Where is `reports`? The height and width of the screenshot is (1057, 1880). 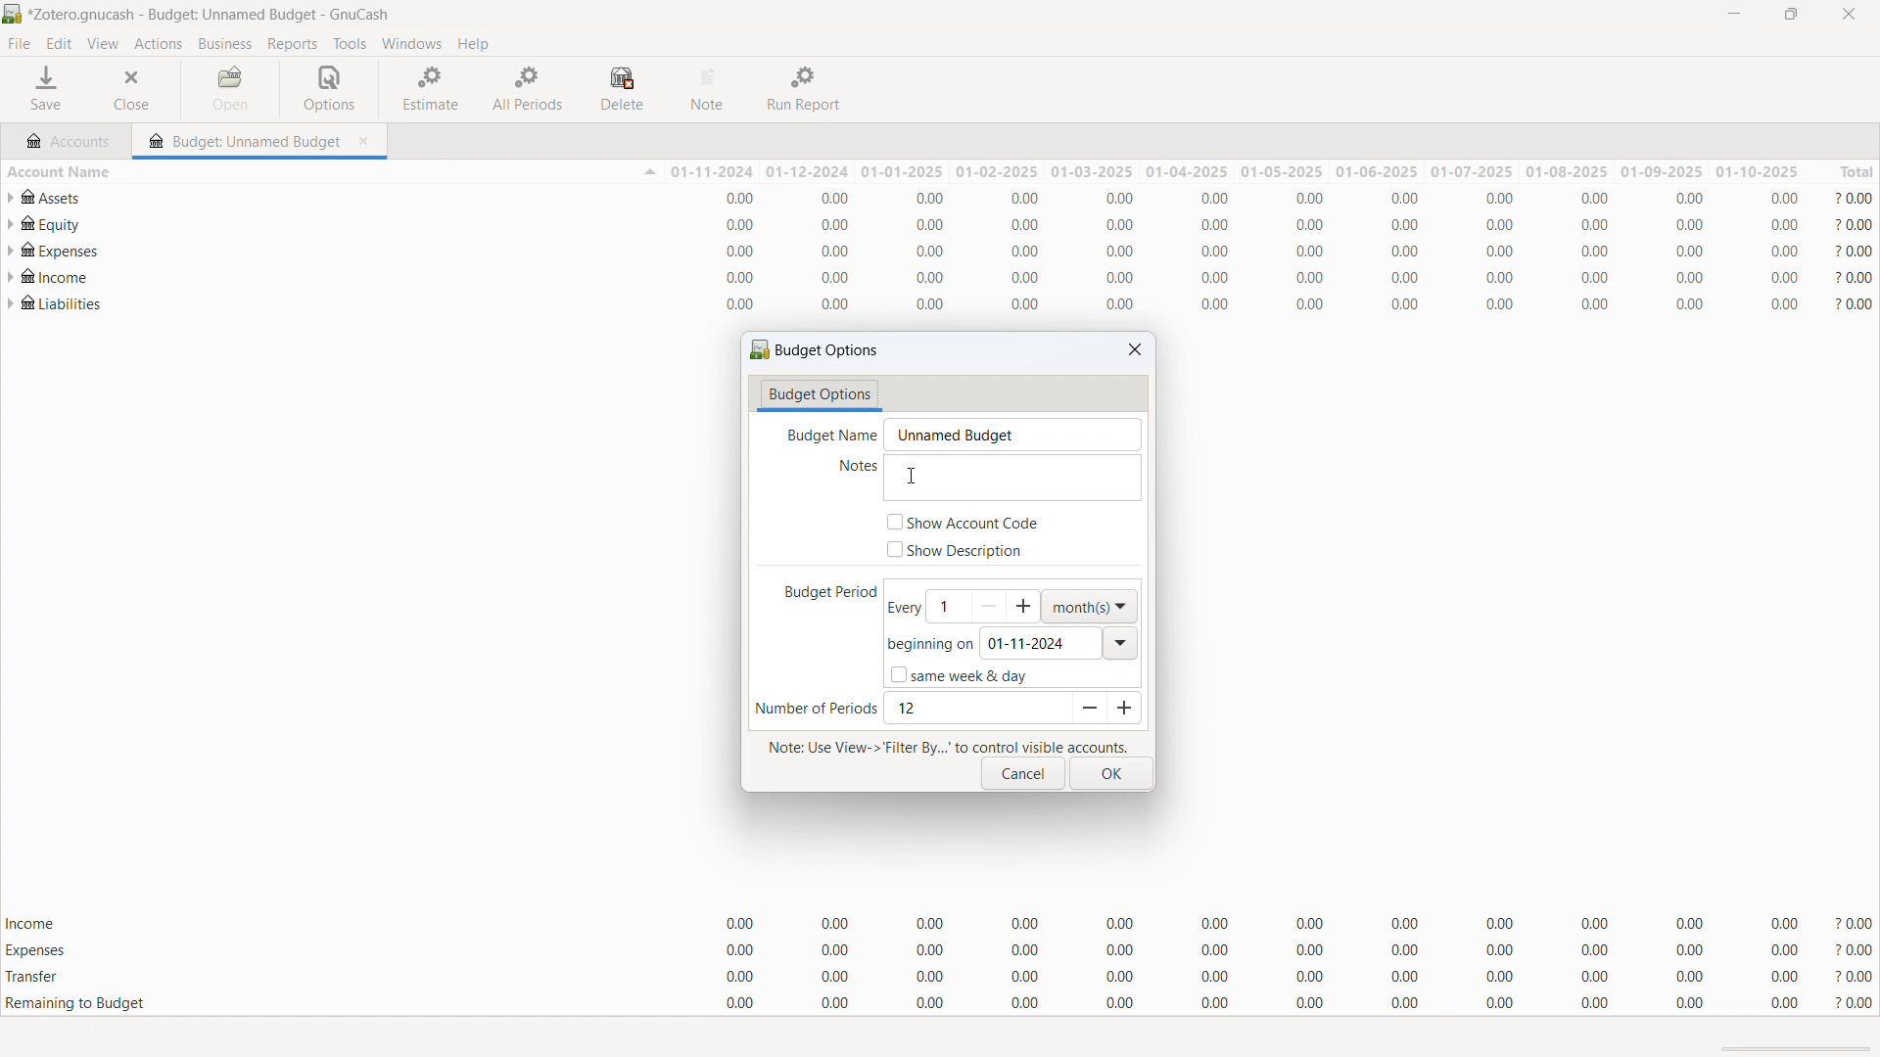
reports is located at coordinates (293, 44).